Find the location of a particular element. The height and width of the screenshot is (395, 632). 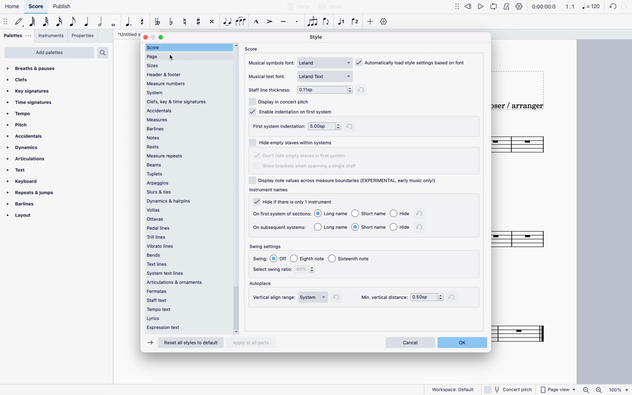

home is located at coordinates (12, 6).